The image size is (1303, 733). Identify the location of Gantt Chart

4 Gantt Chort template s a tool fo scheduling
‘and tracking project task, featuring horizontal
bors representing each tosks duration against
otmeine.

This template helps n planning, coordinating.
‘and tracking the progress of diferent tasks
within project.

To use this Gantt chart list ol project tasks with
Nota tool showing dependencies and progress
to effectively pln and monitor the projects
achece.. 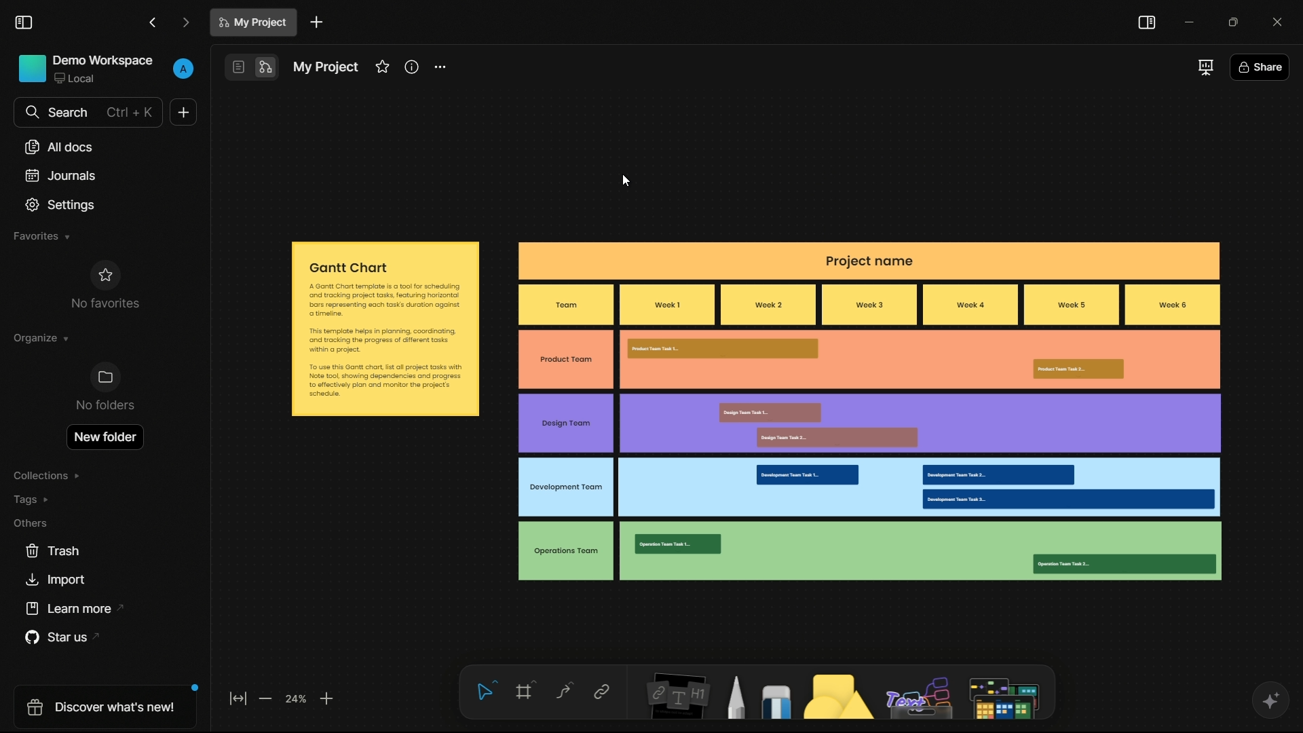
(385, 328).